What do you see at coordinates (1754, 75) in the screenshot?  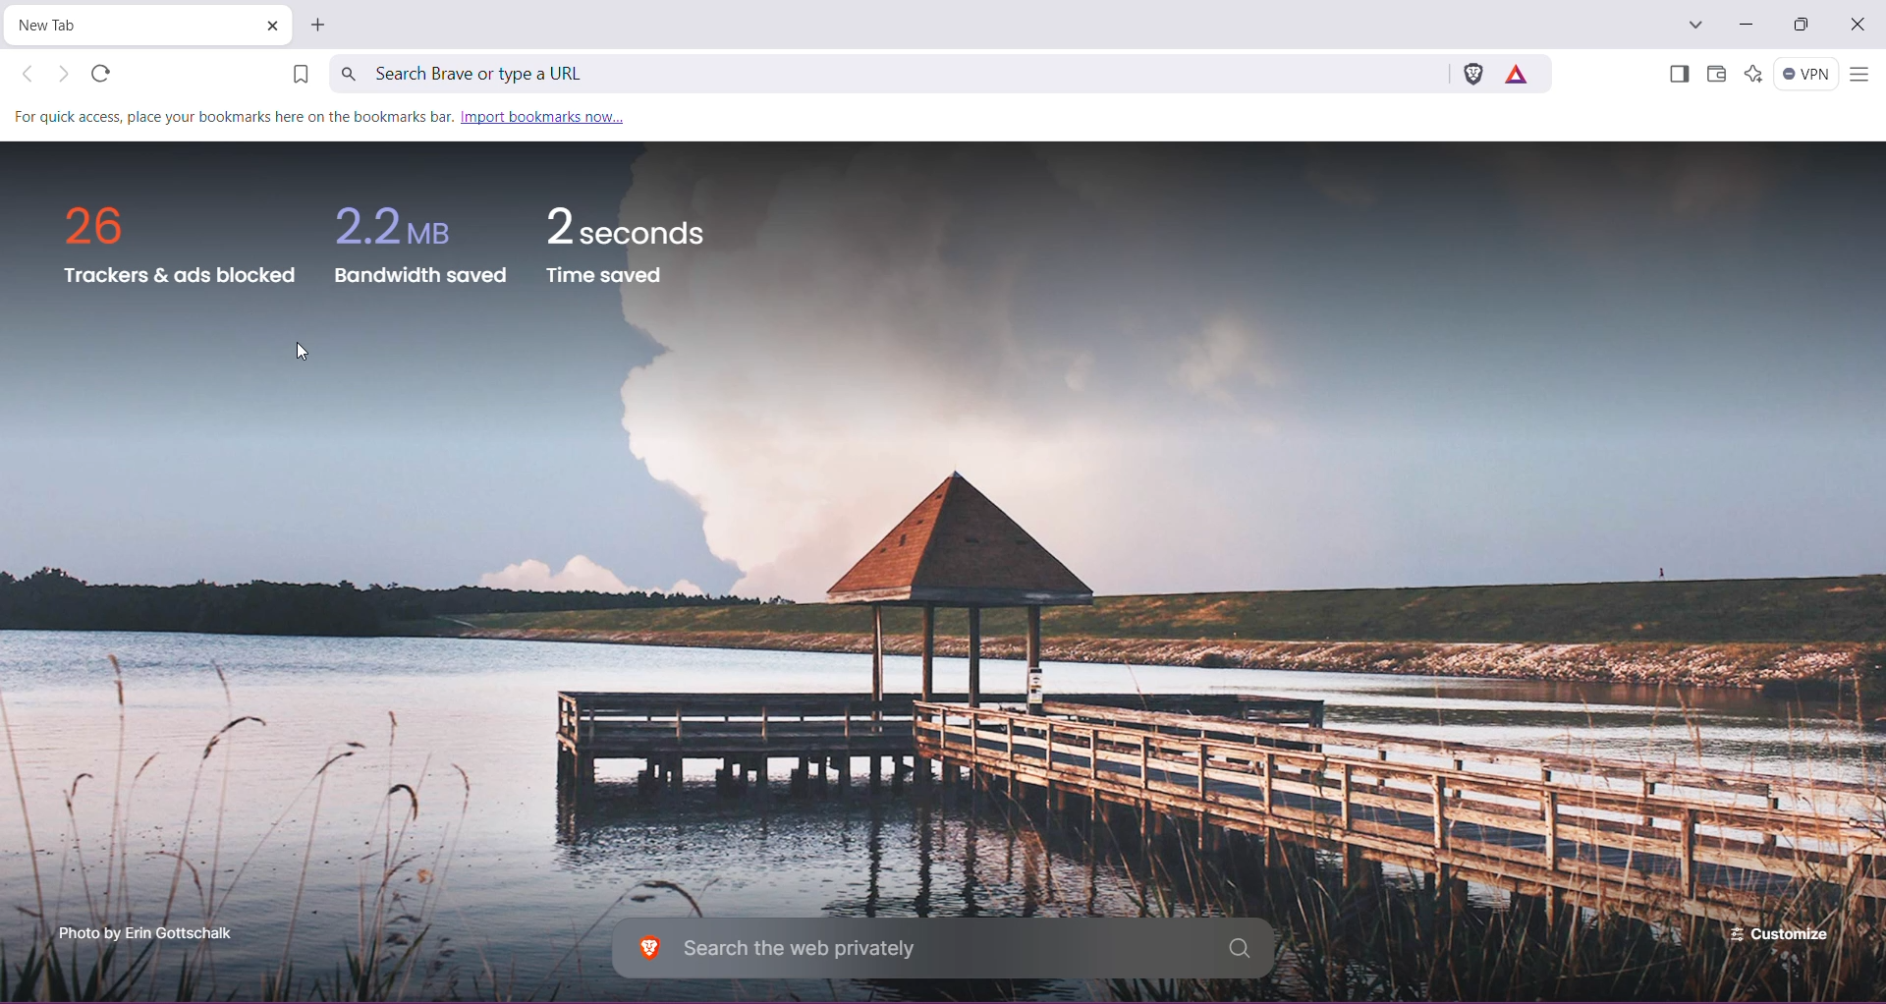 I see `Leo AI` at bounding box center [1754, 75].